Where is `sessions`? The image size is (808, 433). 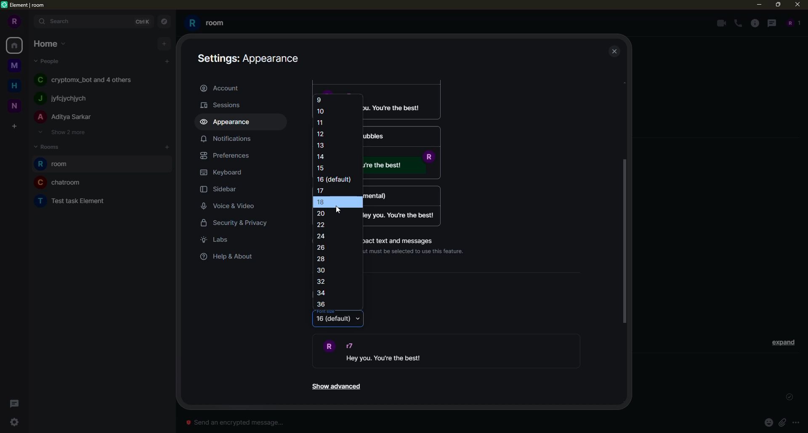
sessions is located at coordinates (226, 105).